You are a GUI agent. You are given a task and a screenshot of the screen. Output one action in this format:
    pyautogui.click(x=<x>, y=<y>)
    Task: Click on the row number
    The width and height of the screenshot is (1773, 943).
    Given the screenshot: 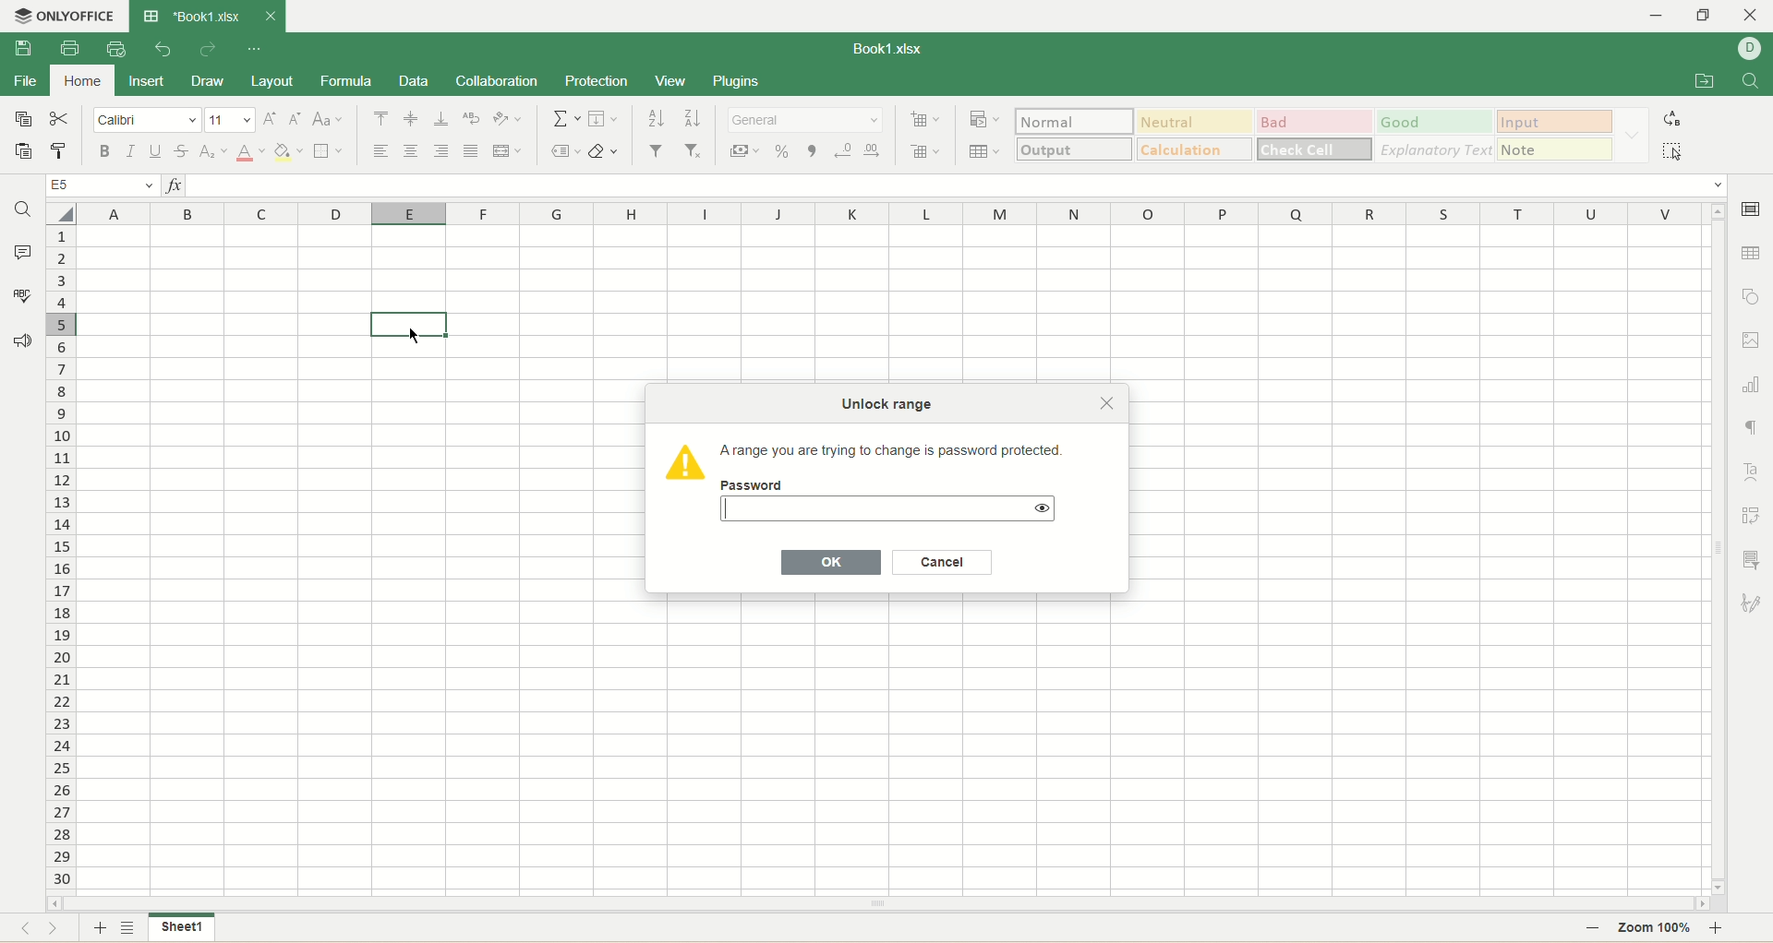 What is the action you would take?
    pyautogui.click(x=65, y=555)
    